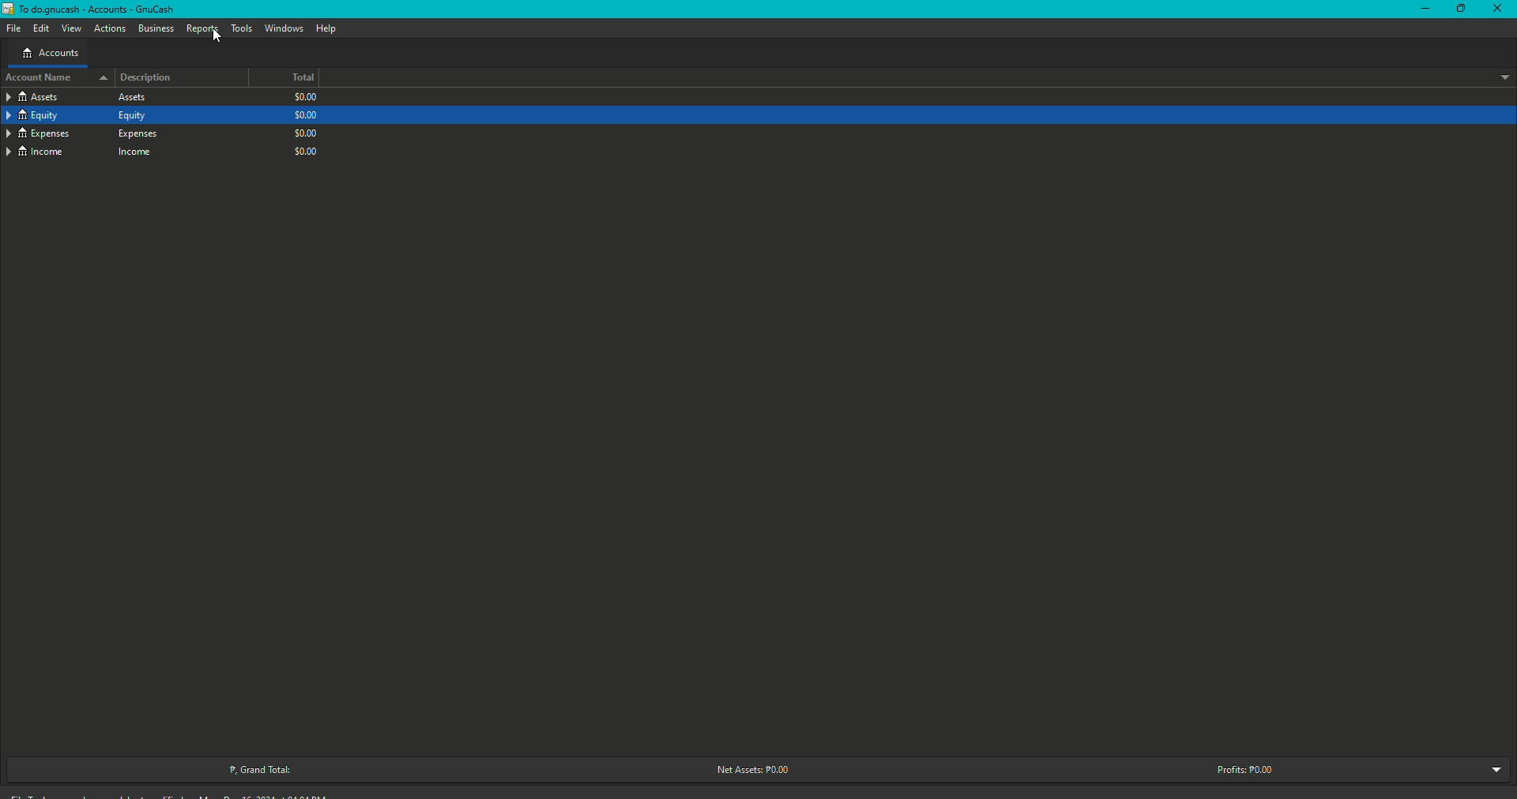 The image size is (1517, 799). I want to click on Grand Total, so click(269, 767).